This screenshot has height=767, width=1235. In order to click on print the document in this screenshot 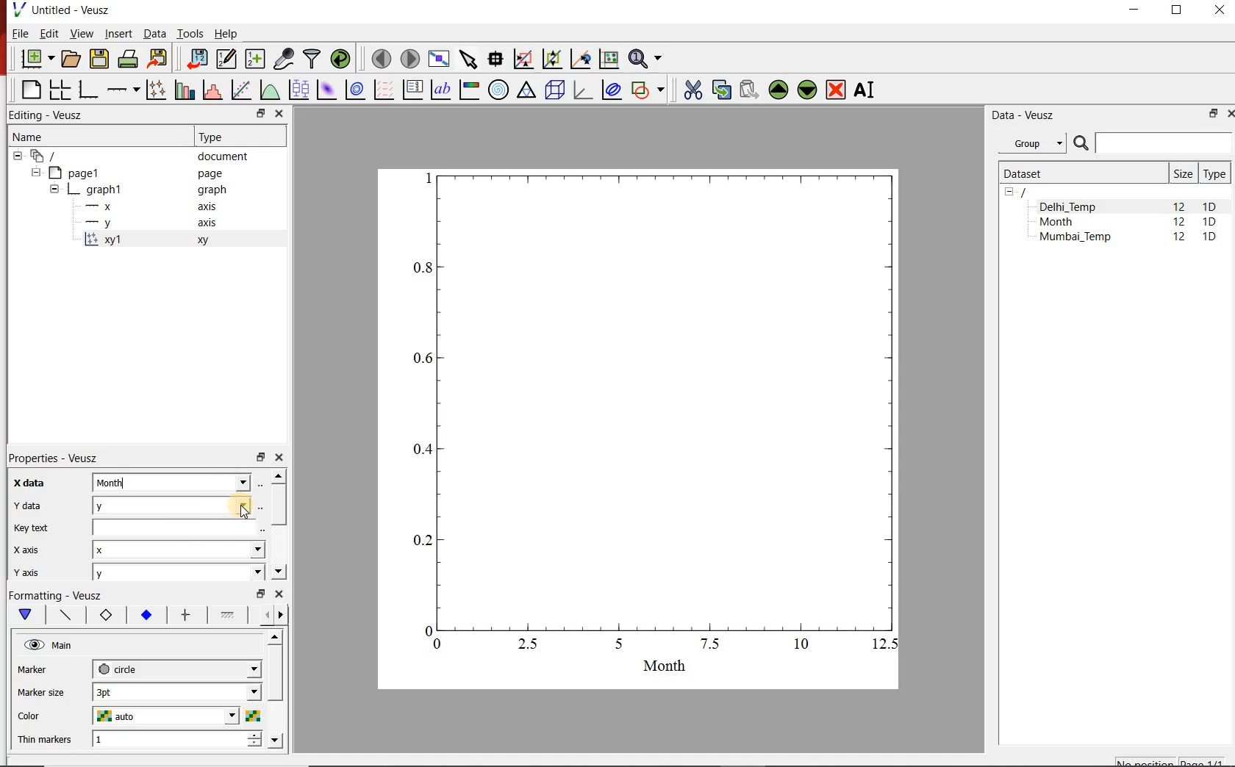, I will do `click(128, 60)`.